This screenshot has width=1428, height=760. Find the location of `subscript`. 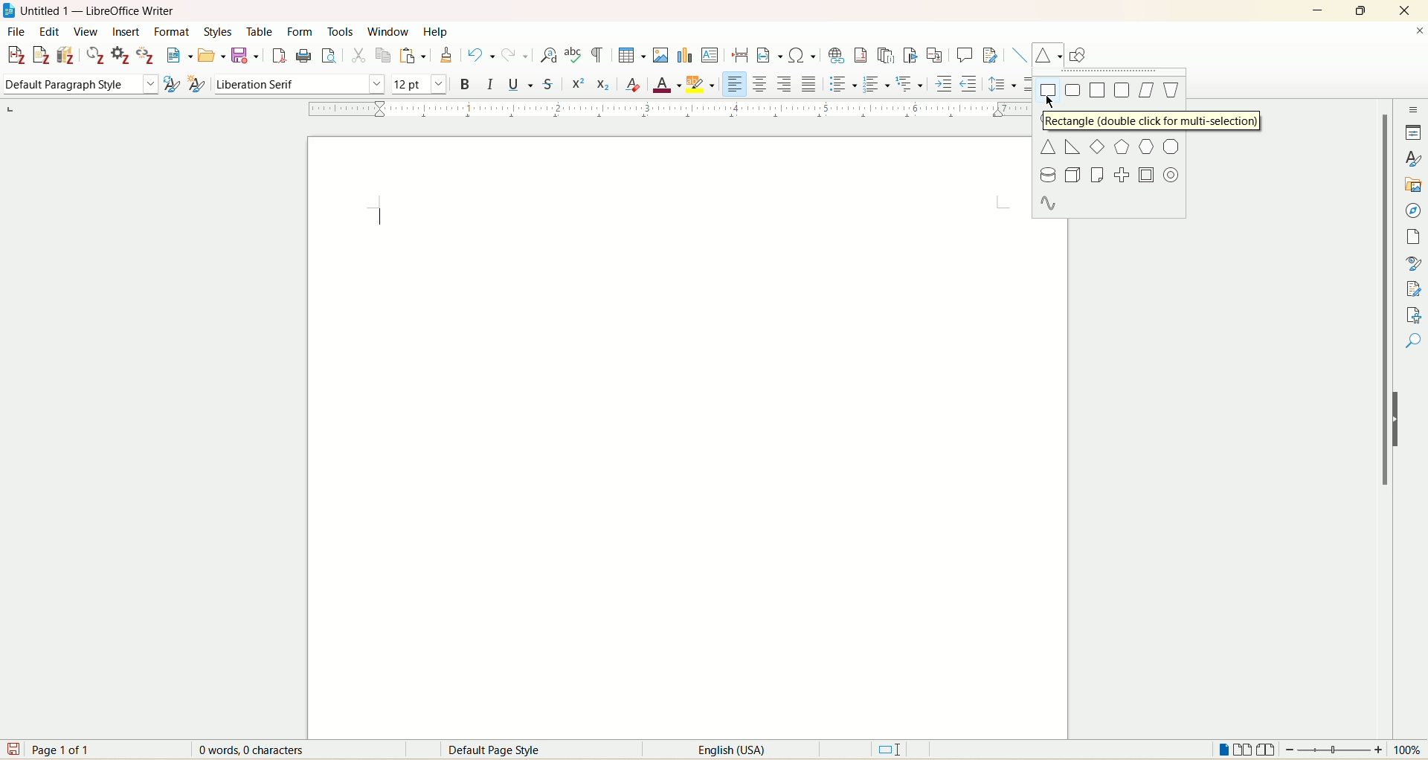

subscript is located at coordinates (604, 84).